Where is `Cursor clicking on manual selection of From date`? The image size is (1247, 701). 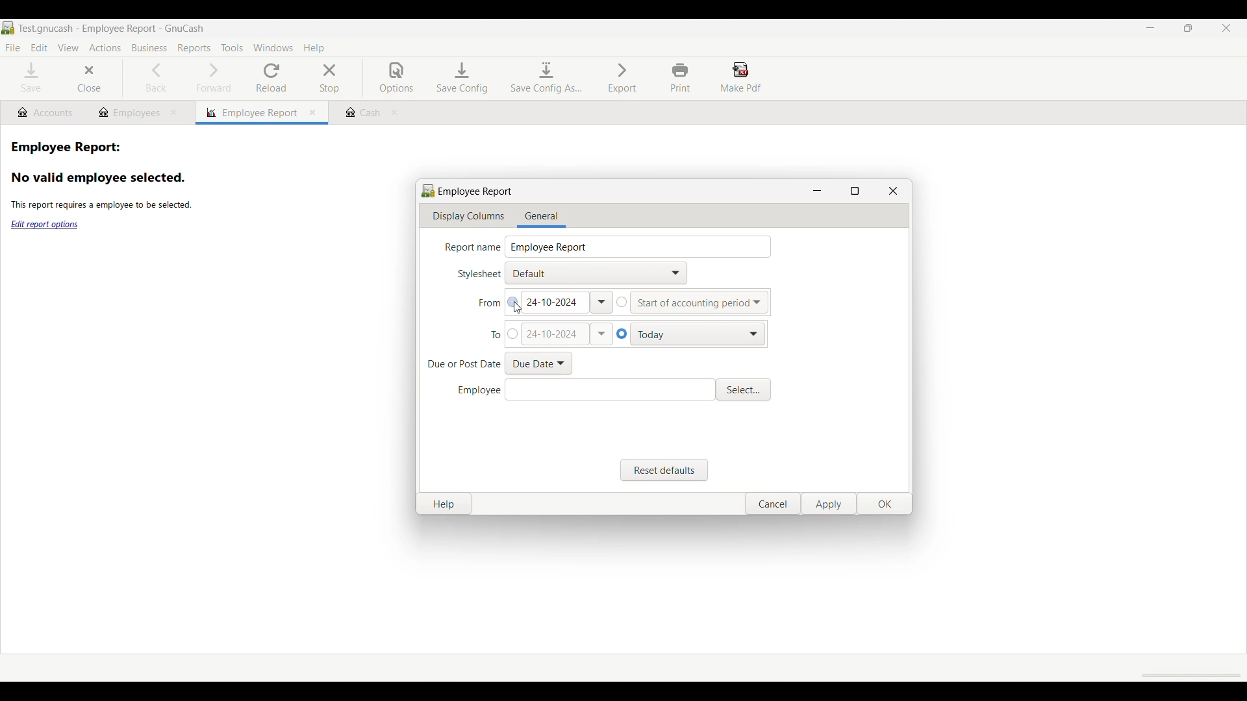 Cursor clicking on manual selection of From date is located at coordinates (518, 308).